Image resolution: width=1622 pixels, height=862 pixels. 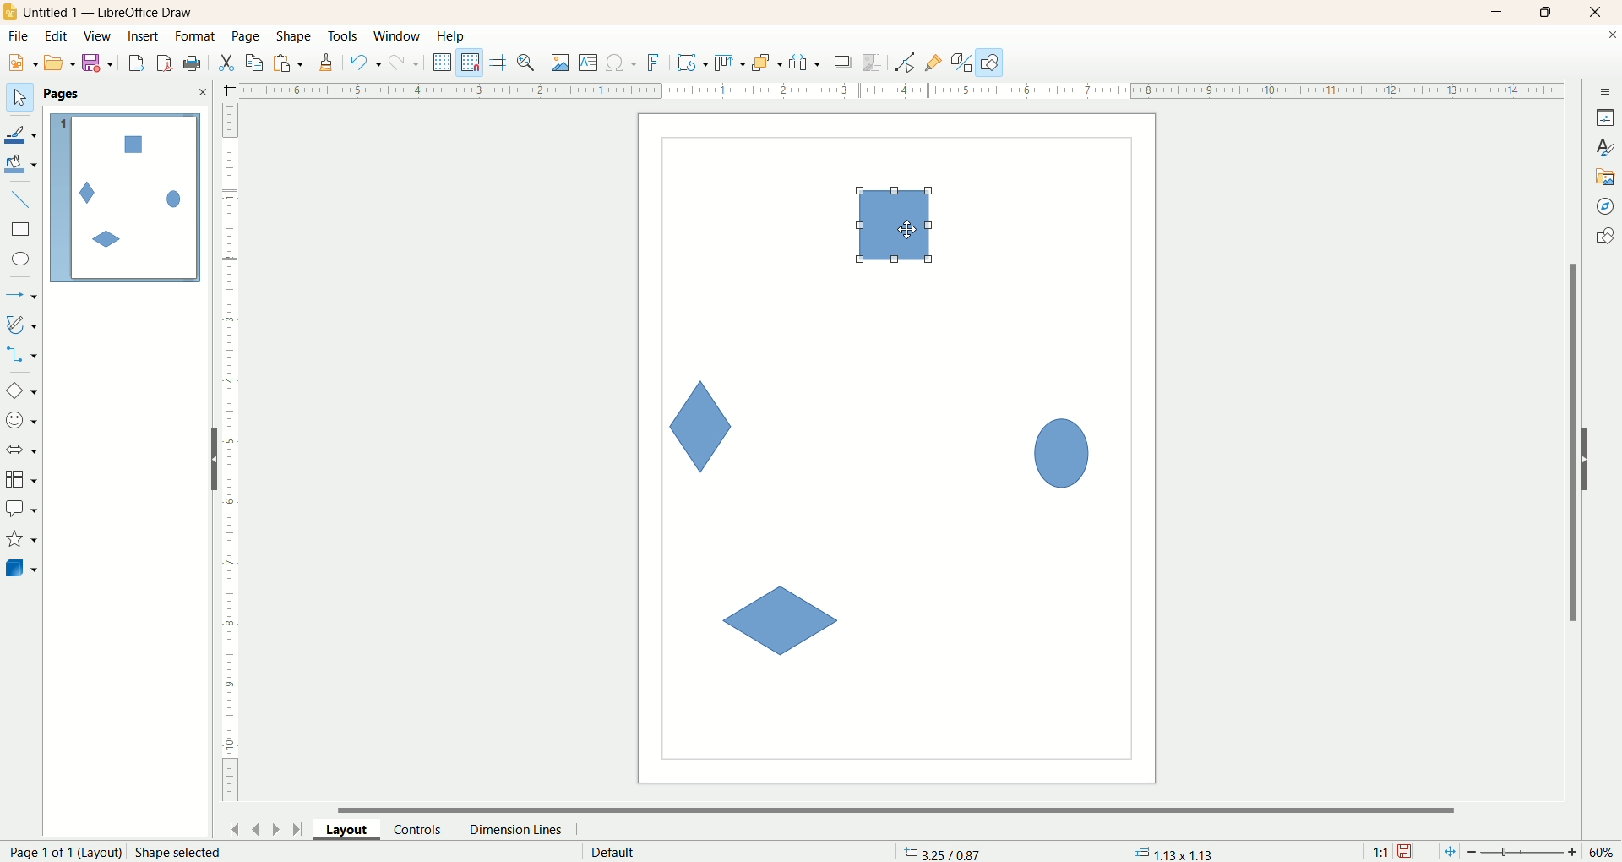 I want to click on unselected shape, so click(x=1062, y=450).